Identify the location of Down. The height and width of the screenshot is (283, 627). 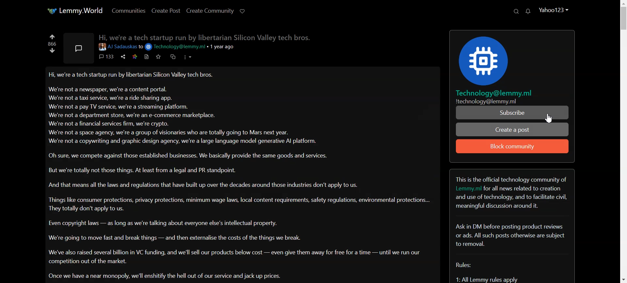
(52, 51).